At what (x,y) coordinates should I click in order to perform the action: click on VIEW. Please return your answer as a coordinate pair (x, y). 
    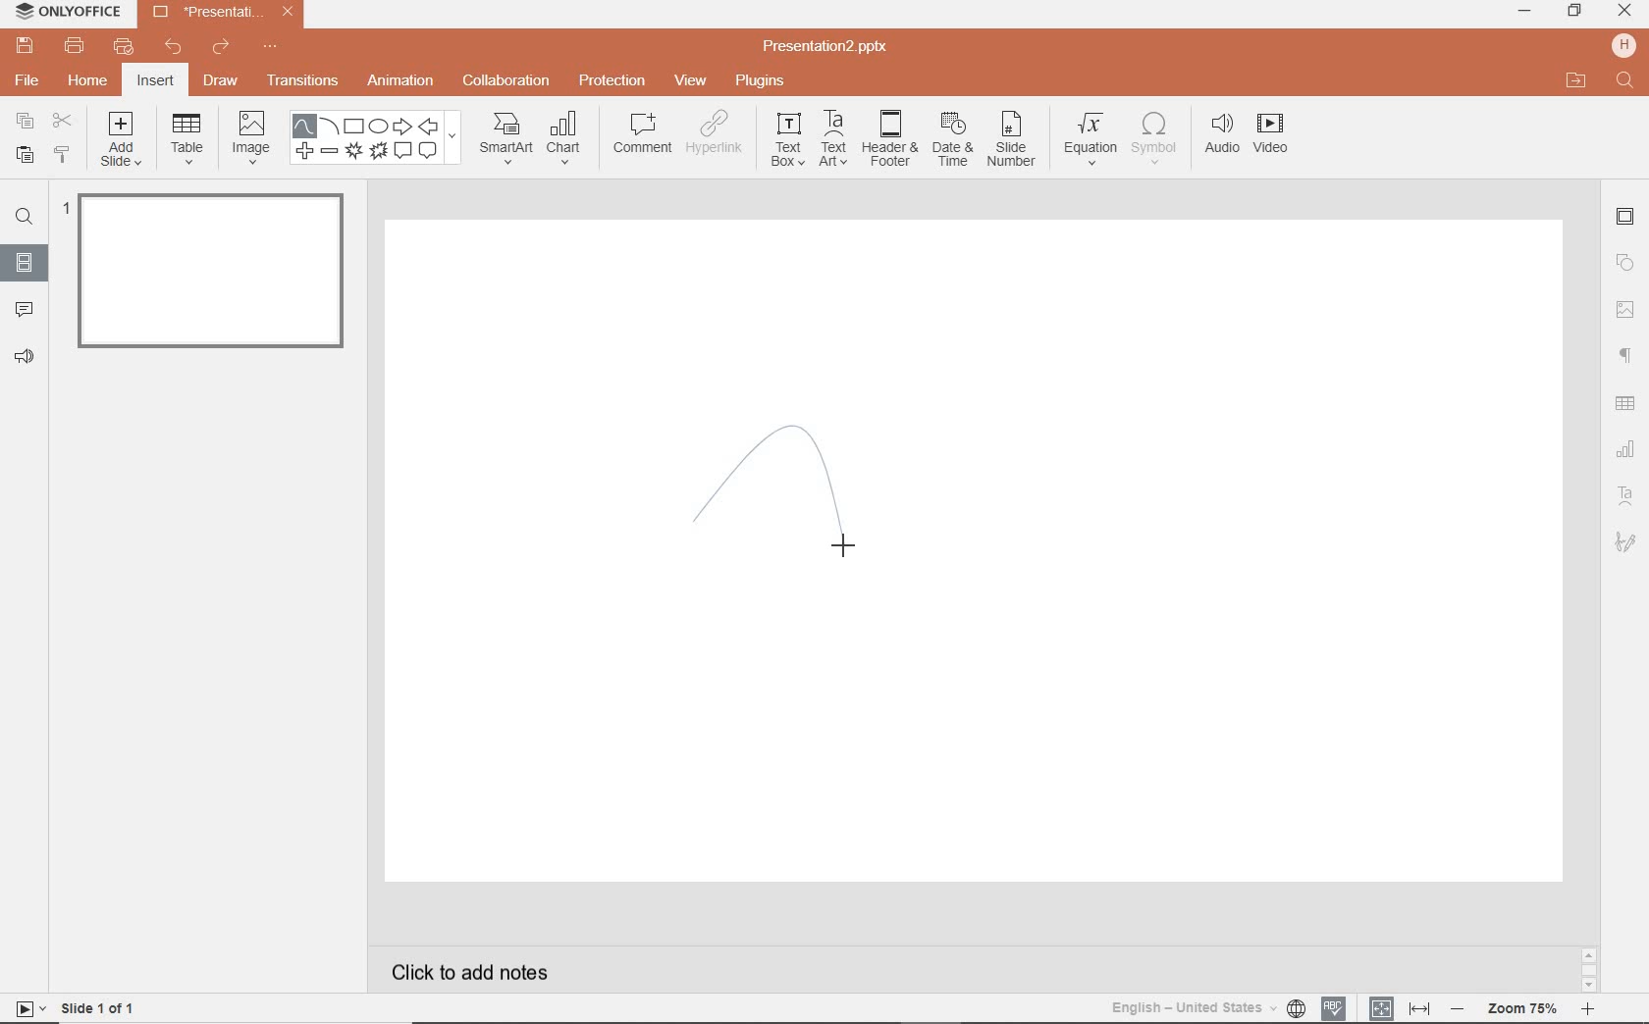
    Looking at the image, I should click on (691, 79).